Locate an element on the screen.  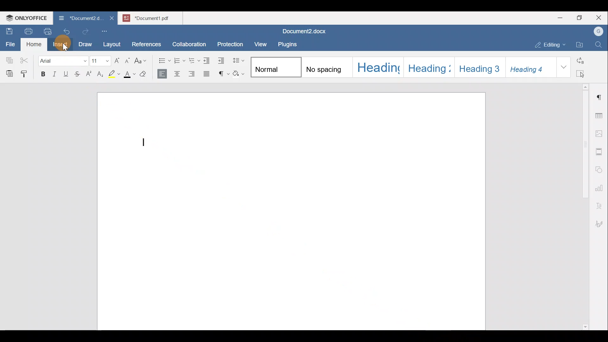
Close document is located at coordinates (111, 17).